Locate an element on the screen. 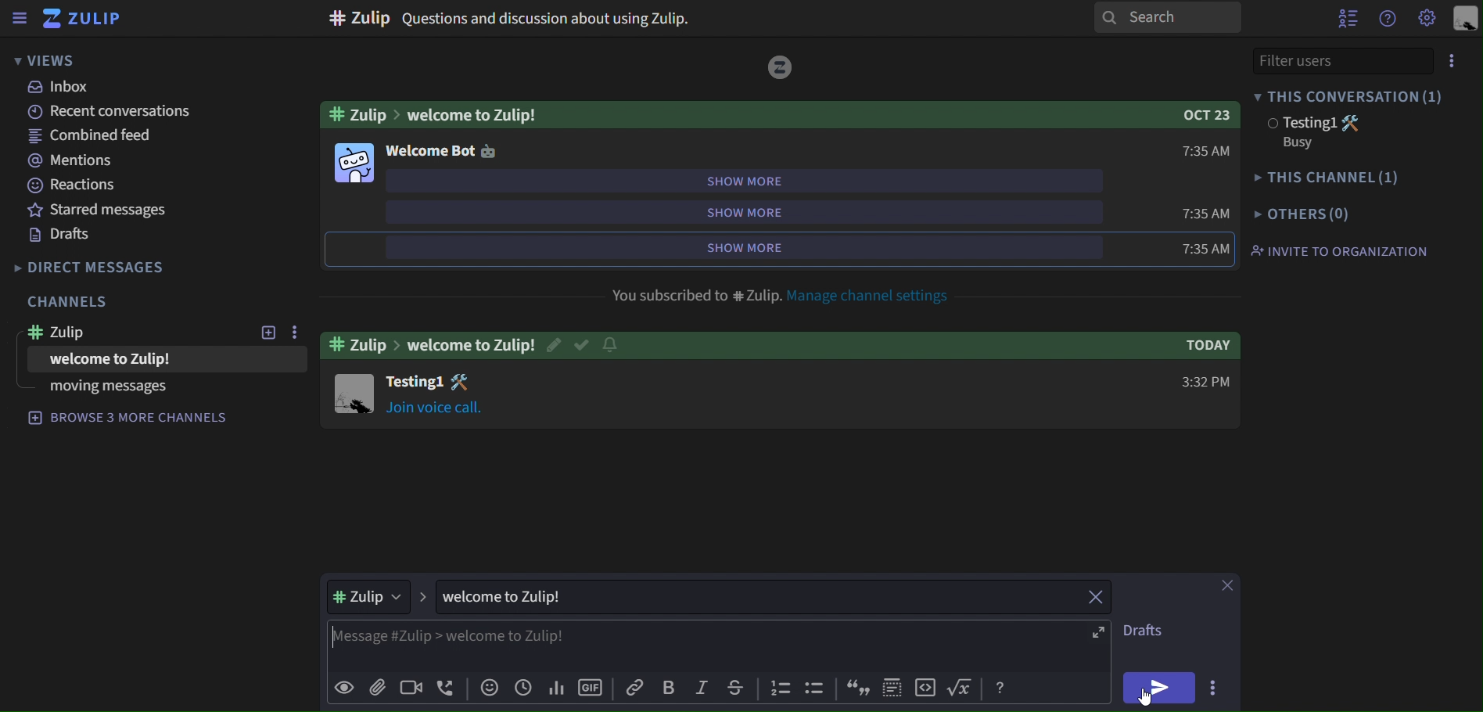 The height and width of the screenshot is (712, 1483). Message#Zulip>welcome to Zulip! is located at coordinates (640, 635).